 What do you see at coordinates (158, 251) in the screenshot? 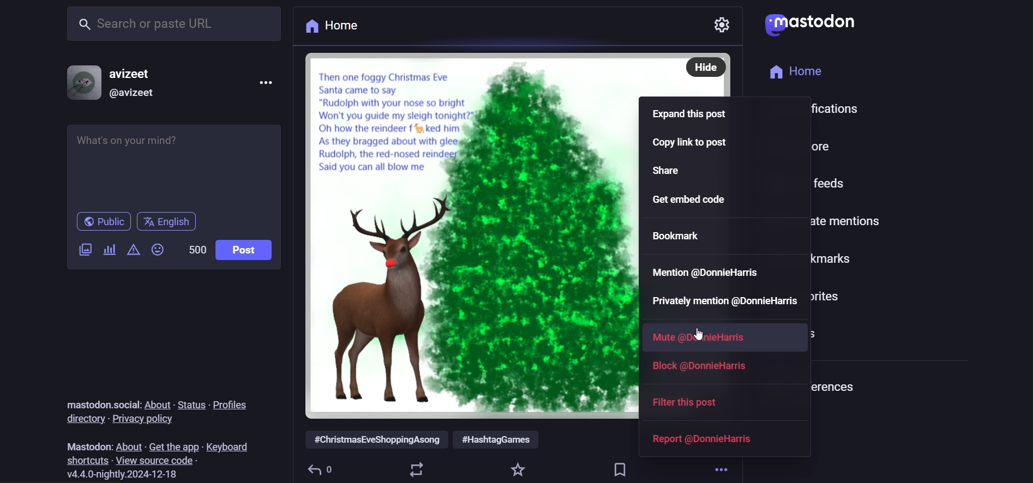
I see `emoji` at bounding box center [158, 251].